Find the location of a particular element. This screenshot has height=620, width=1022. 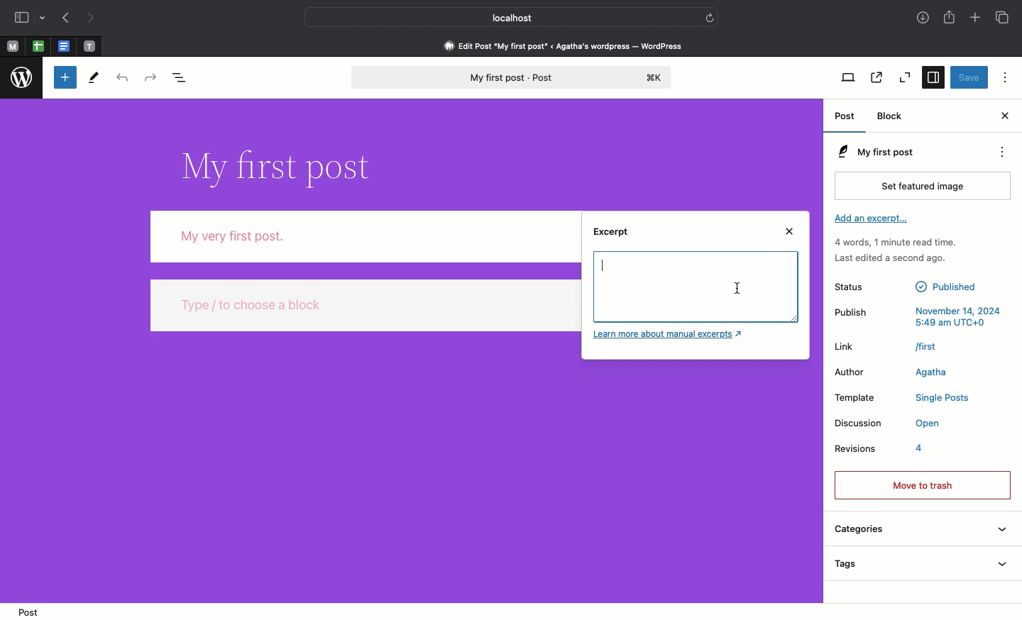

cursor is located at coordinates (738, 292).